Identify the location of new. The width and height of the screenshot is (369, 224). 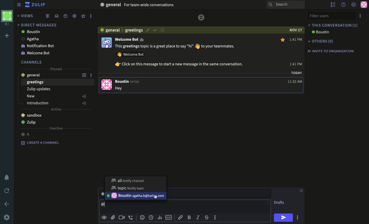
(56, 96).